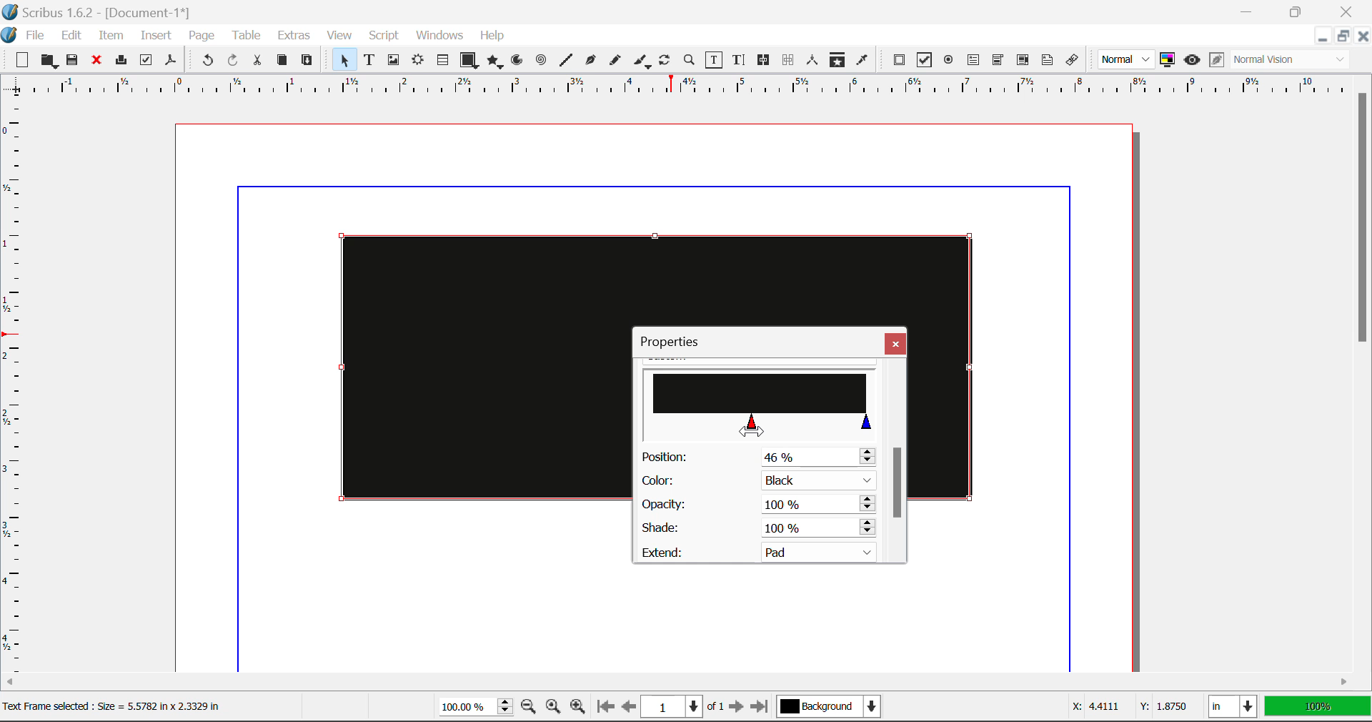 The image size is (1372, 722). Describe the element at coordinates (18, 391) in the screenshot. I see `Horizontal Page Margins` at that location.